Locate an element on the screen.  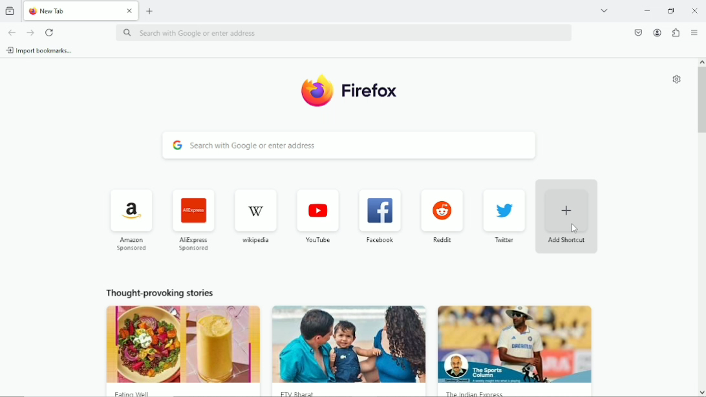
vertical scrollbar is located at coordinates (701, 100).